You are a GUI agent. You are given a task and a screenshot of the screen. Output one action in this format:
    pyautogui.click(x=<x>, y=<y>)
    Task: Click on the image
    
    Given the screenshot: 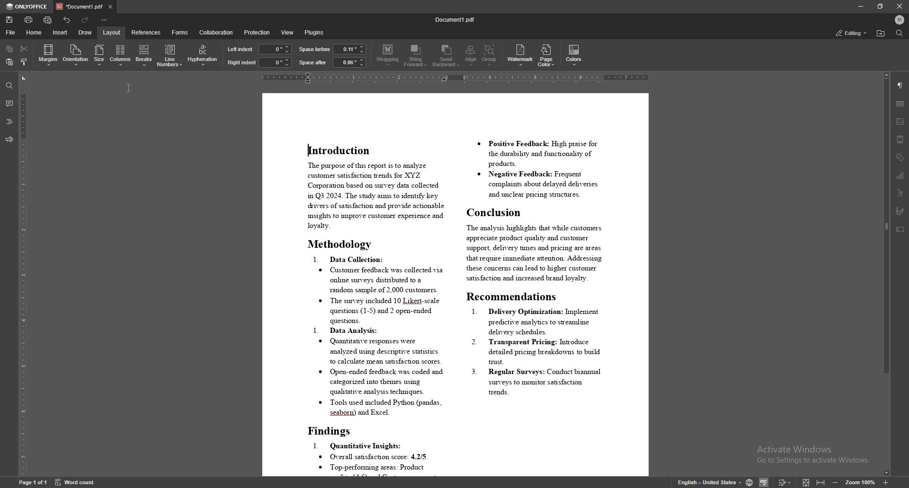 What is the action you would take?
    pyautogui.click(x=900, y=121)
    